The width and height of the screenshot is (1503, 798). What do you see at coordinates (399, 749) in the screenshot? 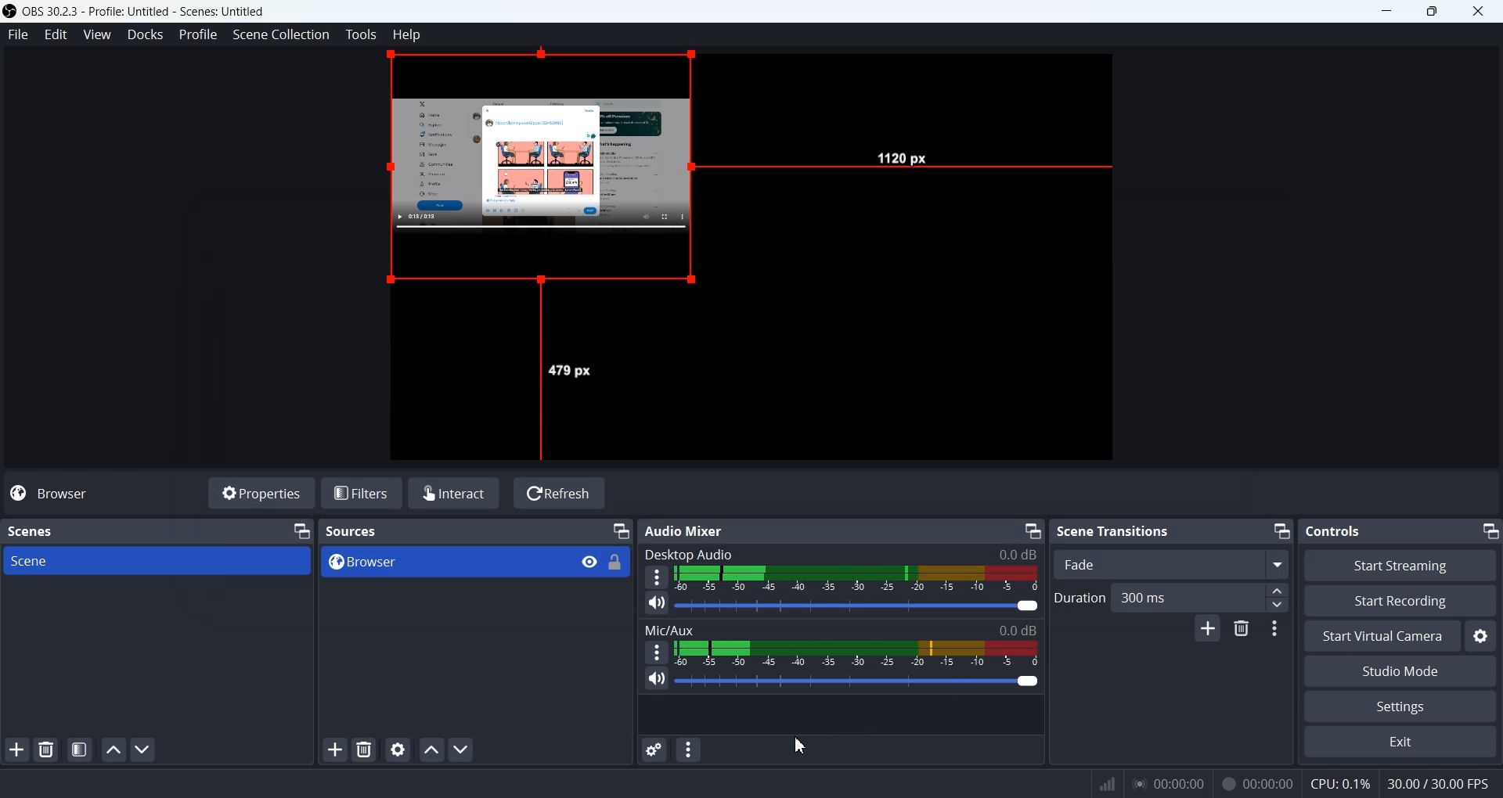
I see `Open source properties` at bounding box center [399, 749].